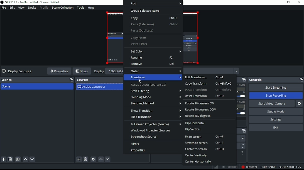  I want to click on Paste (Reference), so click(154, 24).